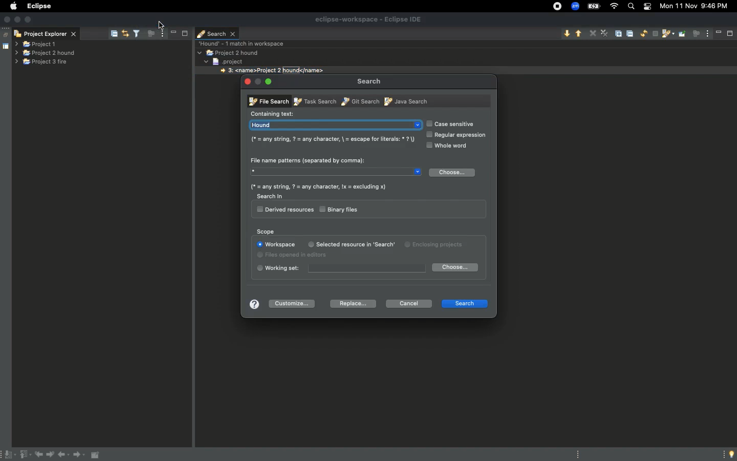 This screenshot has width=737, height=461. Describe the element at coordinates (229, 53) in the screenshot. I see `Project 2 hound` at that location.